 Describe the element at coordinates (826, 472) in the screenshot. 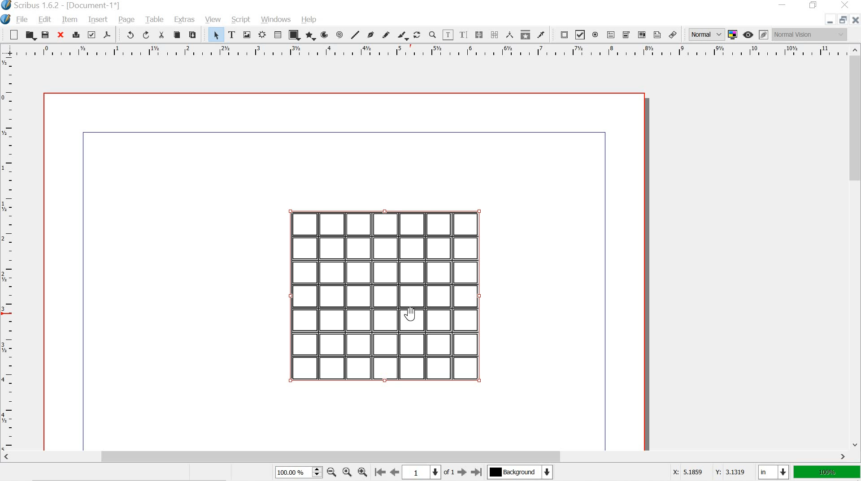

I see `100%` at that location.